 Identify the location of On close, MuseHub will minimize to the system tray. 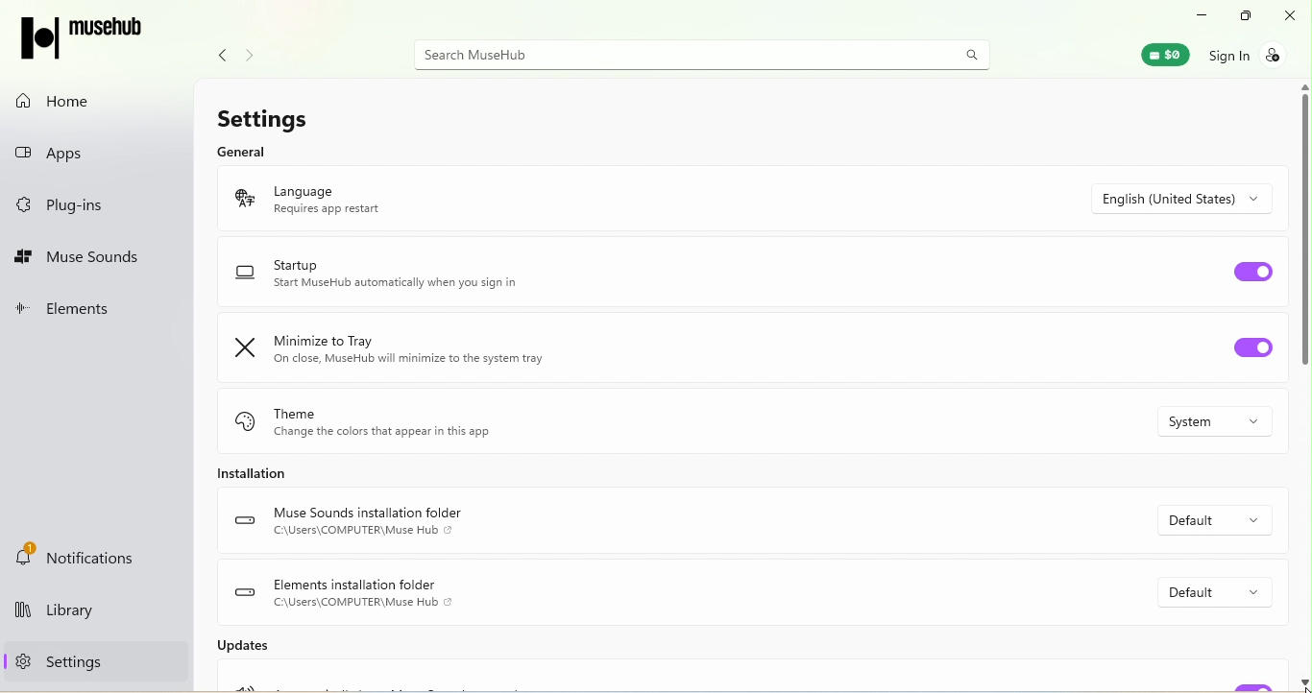
(408, 360).